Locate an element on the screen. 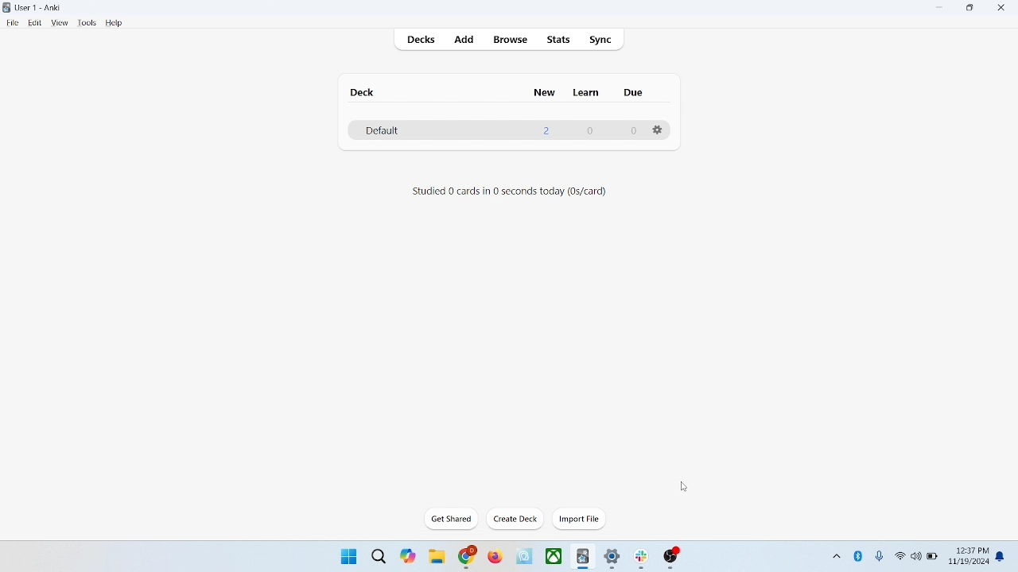 This screenshot has height=572, width=1018. deck is located at coordinates (364, 92).